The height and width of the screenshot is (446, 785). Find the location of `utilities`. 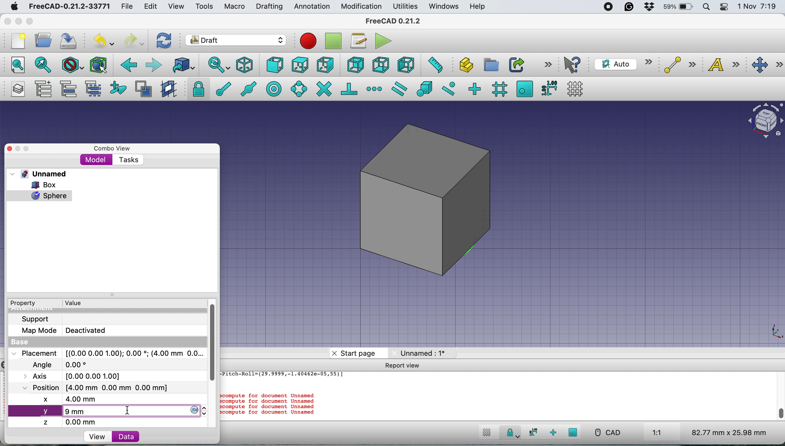

utilities is located at coordinates (406, 7).